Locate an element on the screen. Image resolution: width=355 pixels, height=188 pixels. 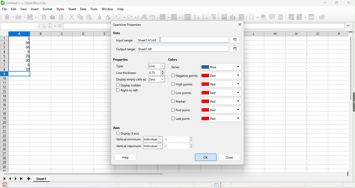
find and replace is located at coordinates (143, 18).